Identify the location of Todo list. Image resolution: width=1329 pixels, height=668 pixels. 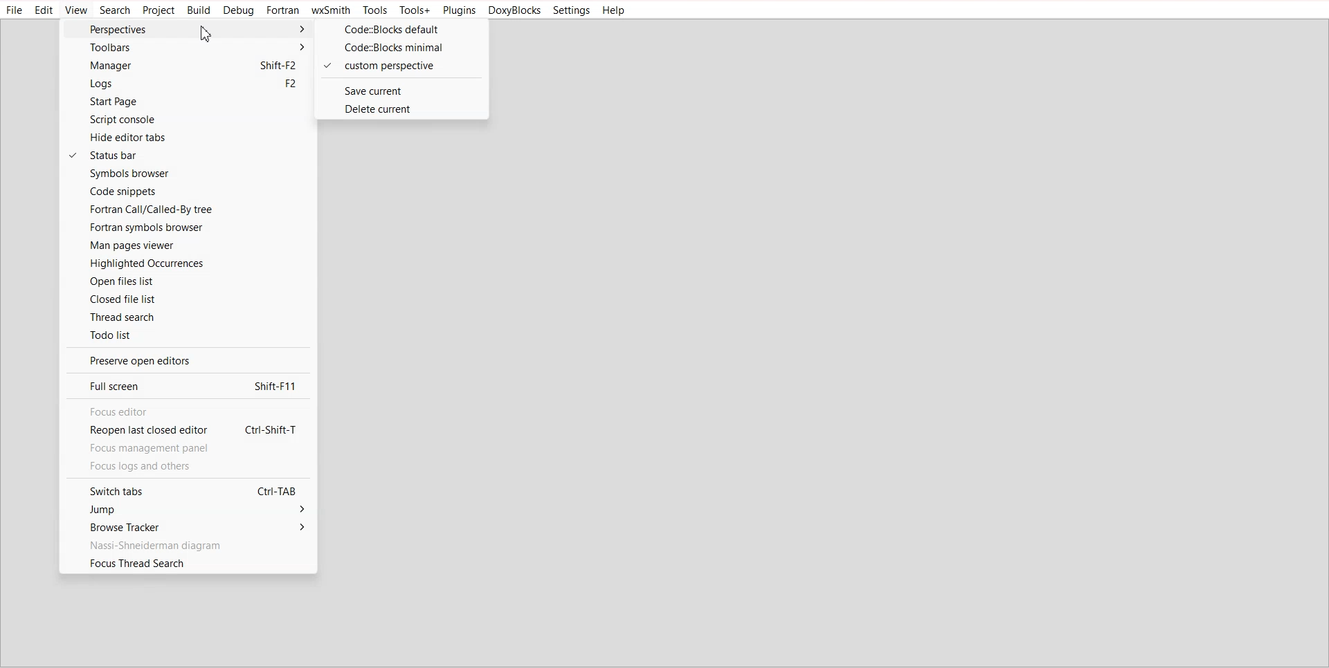
(189, 335).